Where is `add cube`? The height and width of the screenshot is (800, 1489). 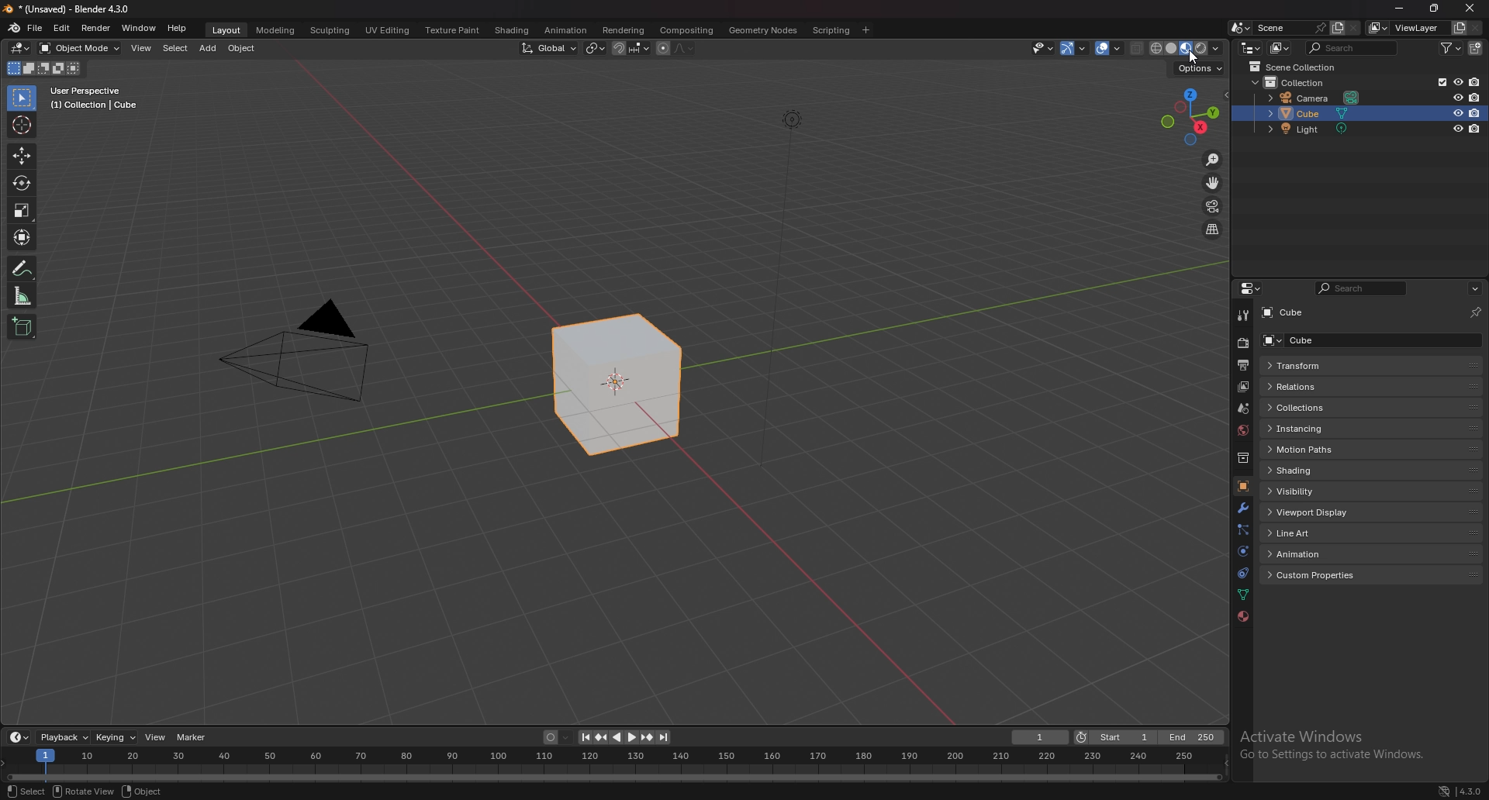 add cube is located at coordinates (21, 326).